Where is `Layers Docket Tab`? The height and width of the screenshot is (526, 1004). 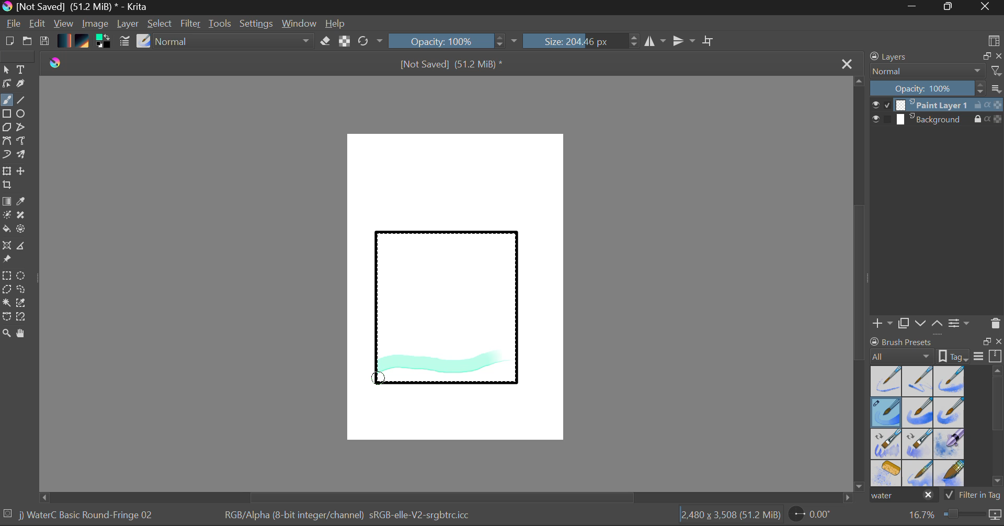 Layers Docket Tab is located at coordinates (934, 55).